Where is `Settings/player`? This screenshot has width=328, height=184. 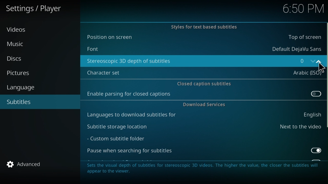 Settings/player is located at coordinates (39, 9).